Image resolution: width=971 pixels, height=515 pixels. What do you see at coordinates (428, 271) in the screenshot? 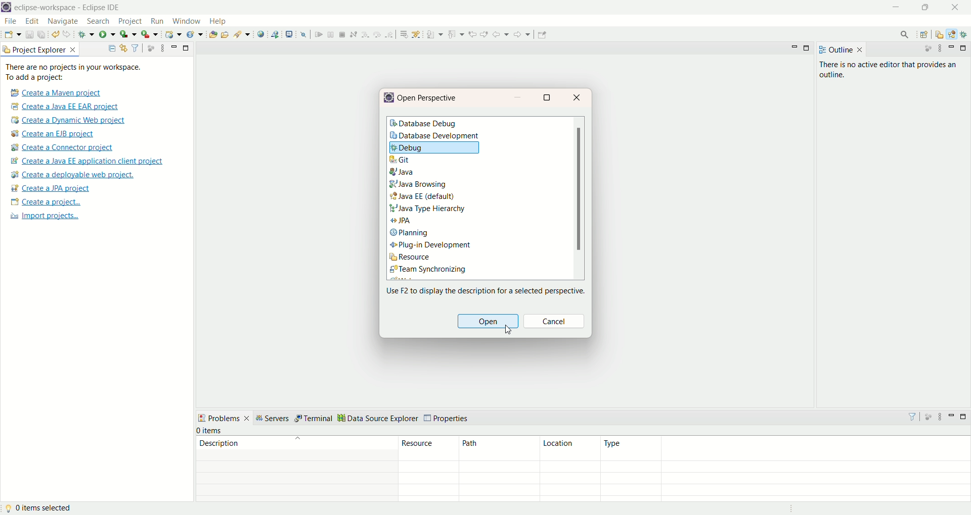
I see `team synchronizing` at bounding box center [428, 271].